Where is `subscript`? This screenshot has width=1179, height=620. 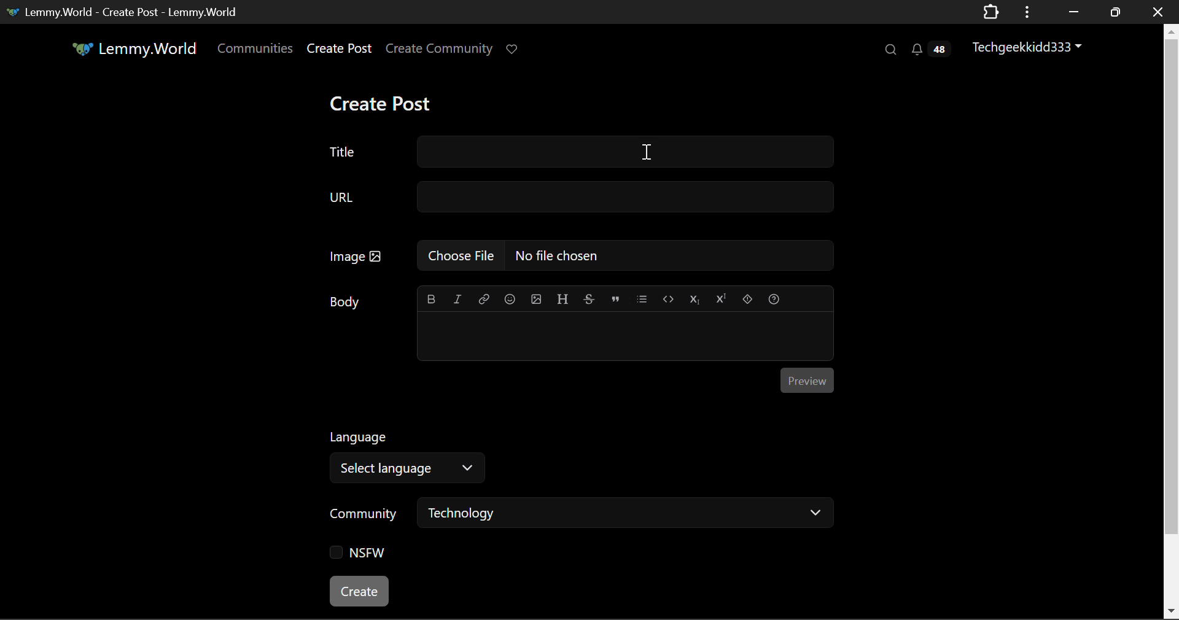
subscript is located at coordinates (695, 298).